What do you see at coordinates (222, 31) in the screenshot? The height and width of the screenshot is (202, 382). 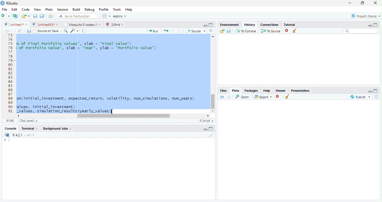 I see `Load history from an existing file` at bounding box center [222, 31].